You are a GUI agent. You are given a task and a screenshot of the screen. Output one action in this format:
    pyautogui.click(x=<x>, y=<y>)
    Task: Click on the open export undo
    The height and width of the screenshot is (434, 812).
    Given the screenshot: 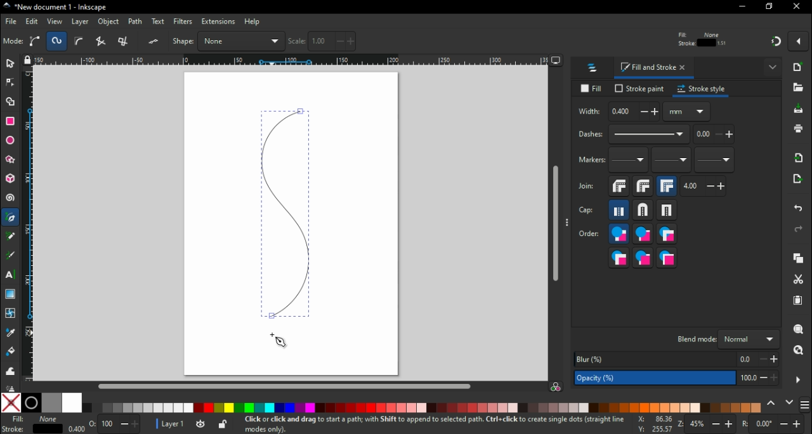 What is the action you would take?
    pyautogui.click(x=798, y=182)
    